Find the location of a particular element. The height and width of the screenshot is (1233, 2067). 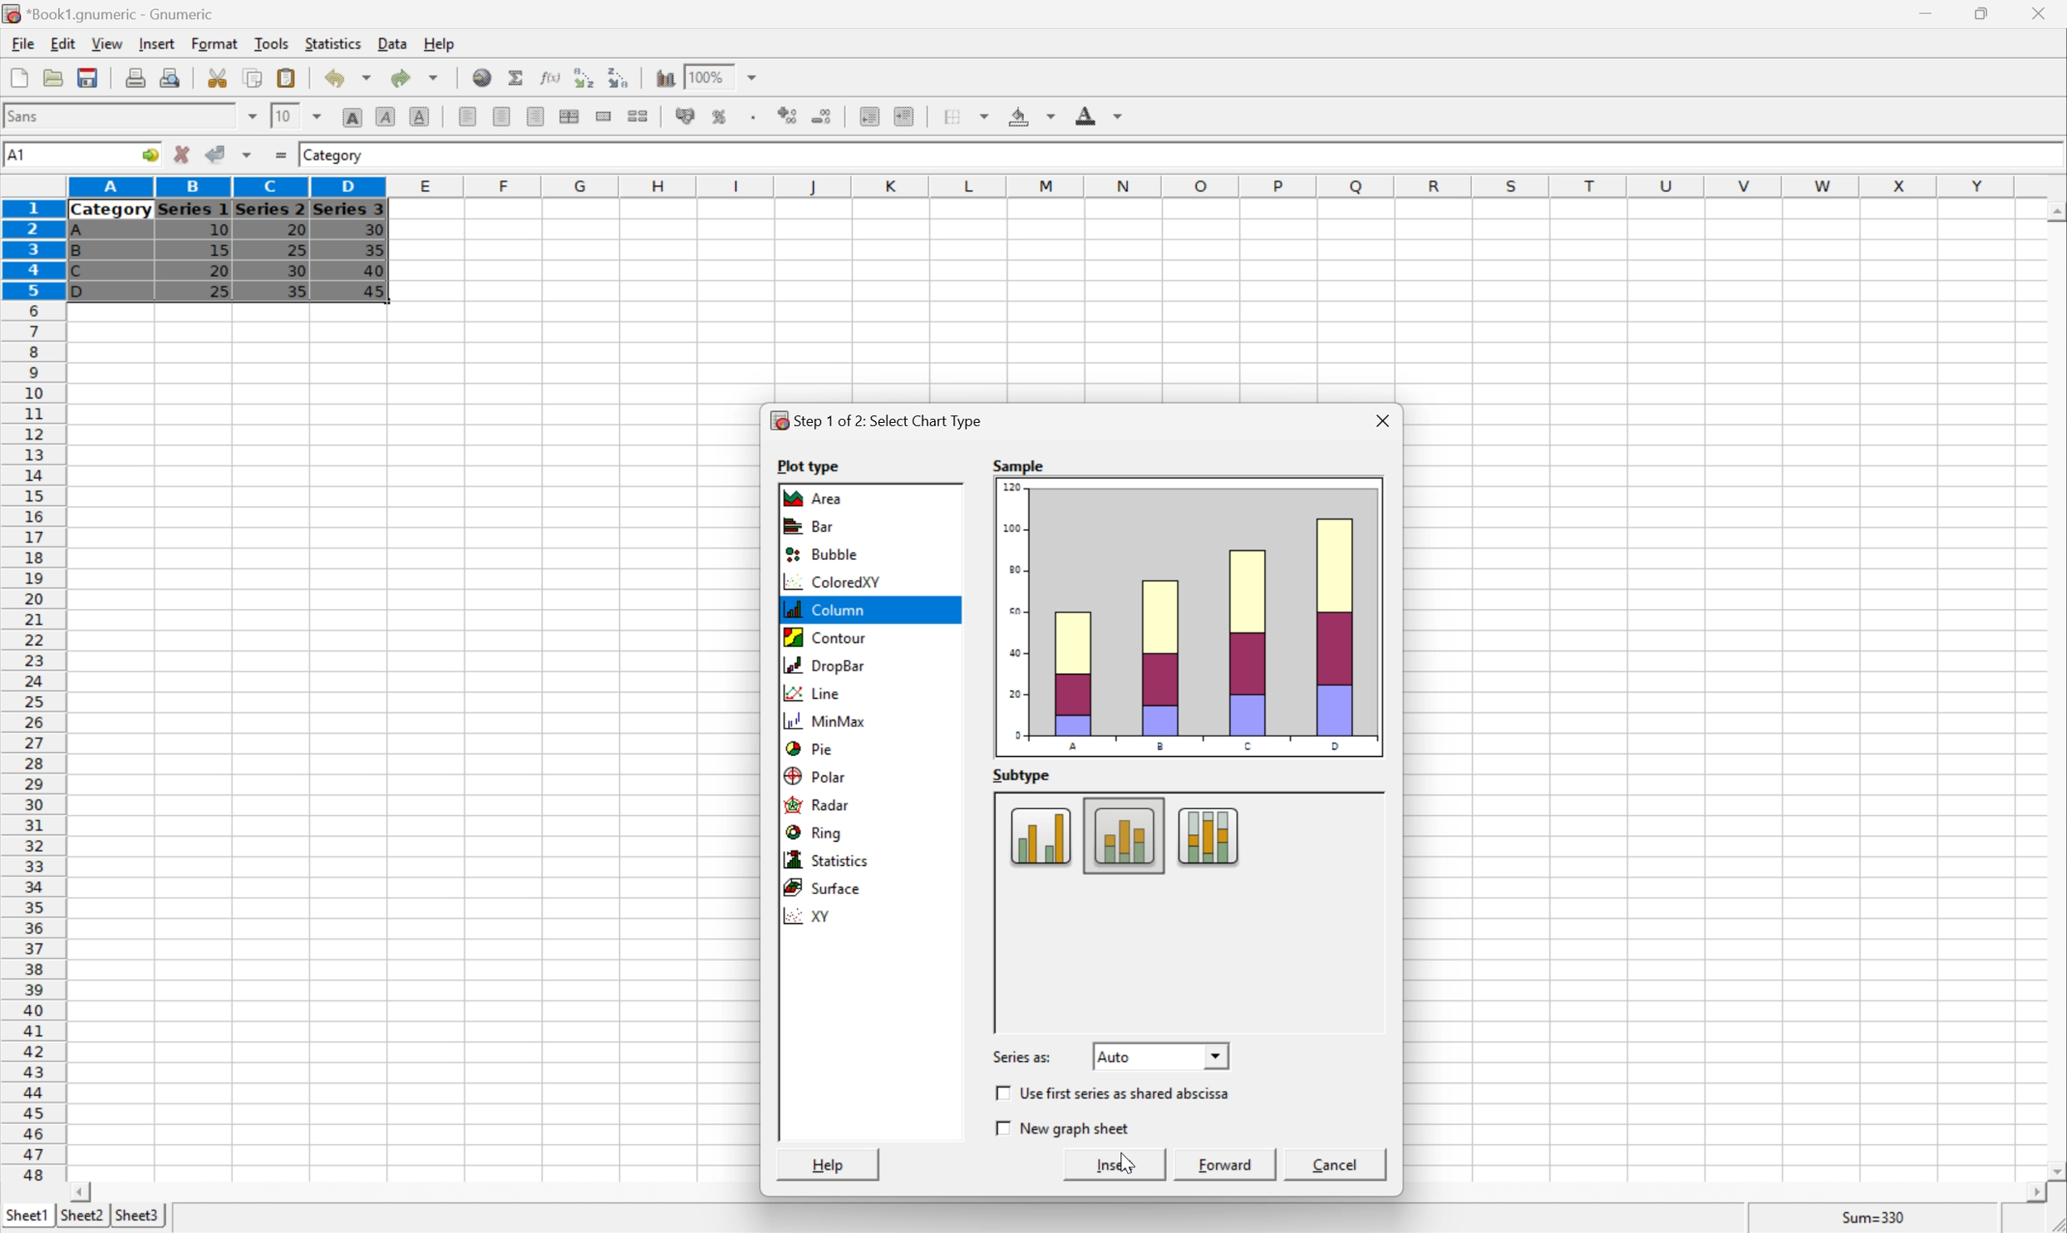

Close is located at coordinates (1382, 420).